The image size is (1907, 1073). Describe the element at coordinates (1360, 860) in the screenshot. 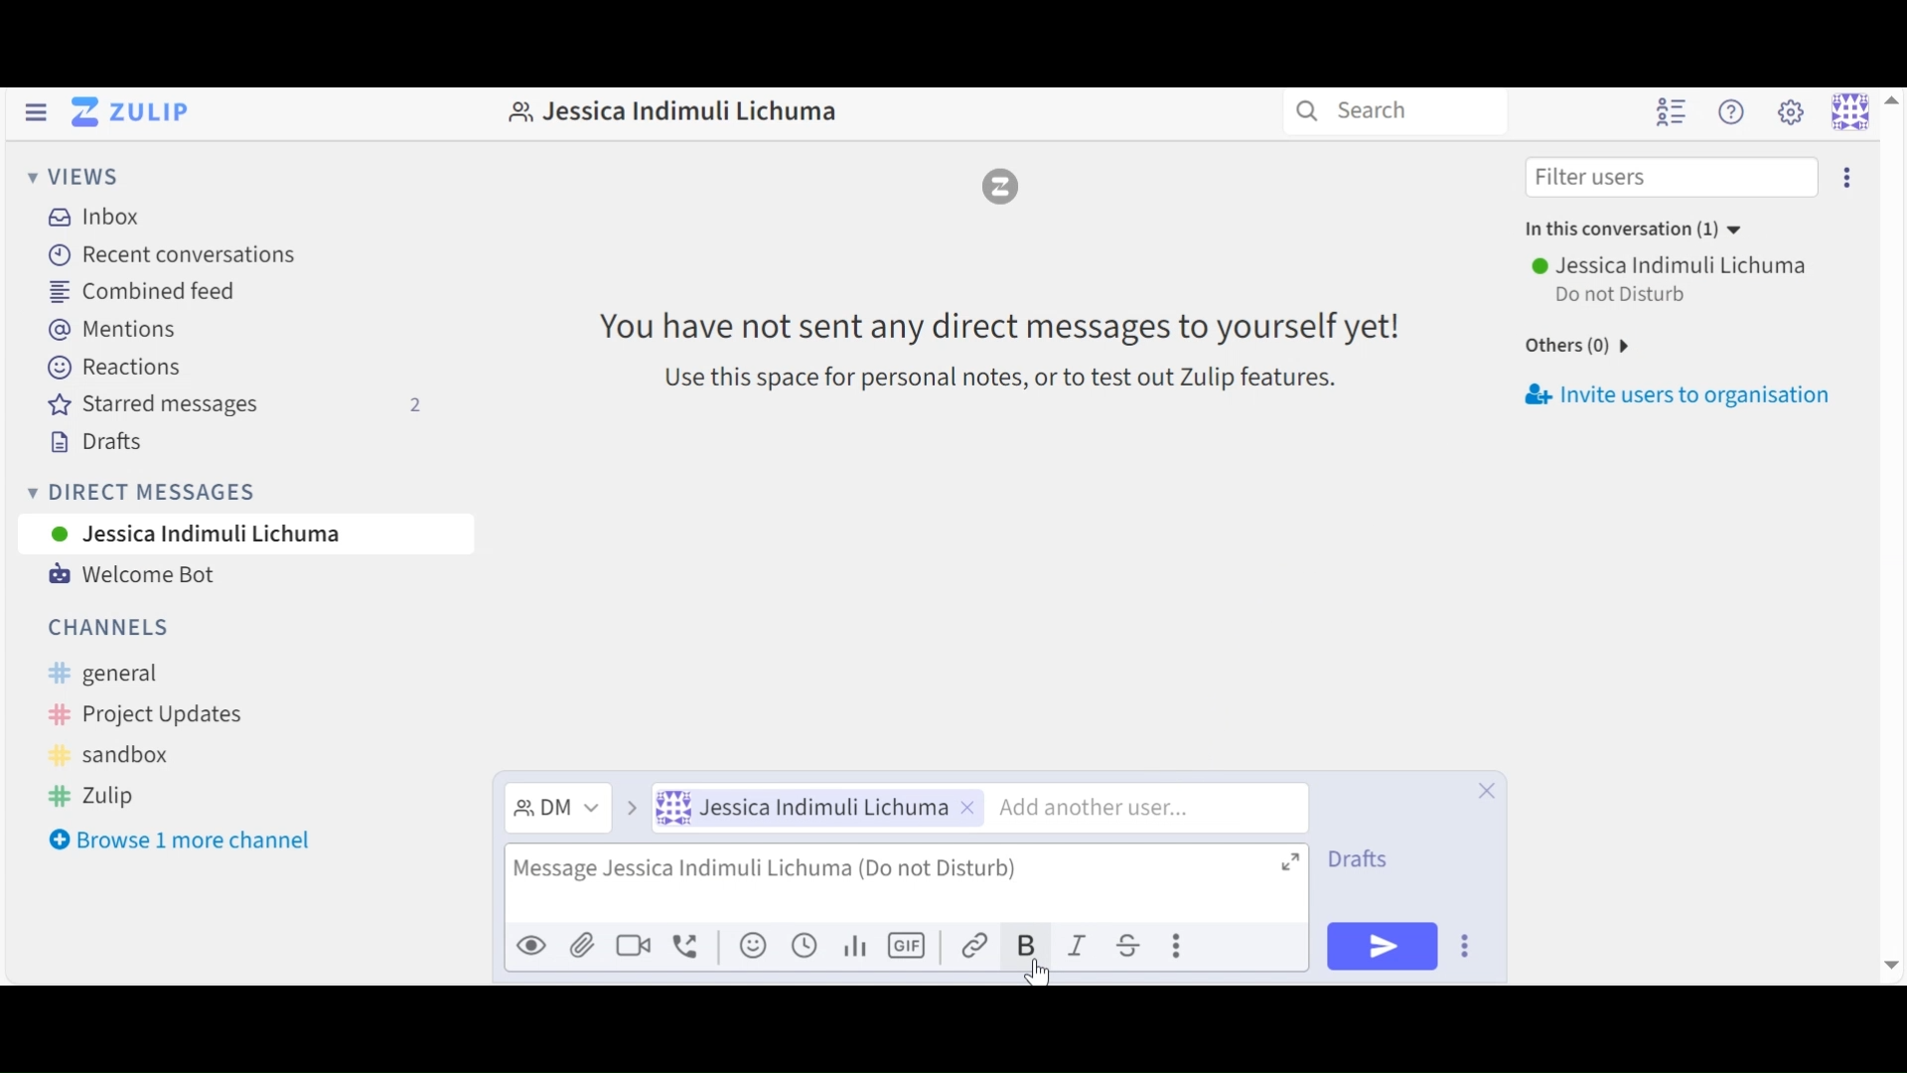

I see `Drafts` at that location.